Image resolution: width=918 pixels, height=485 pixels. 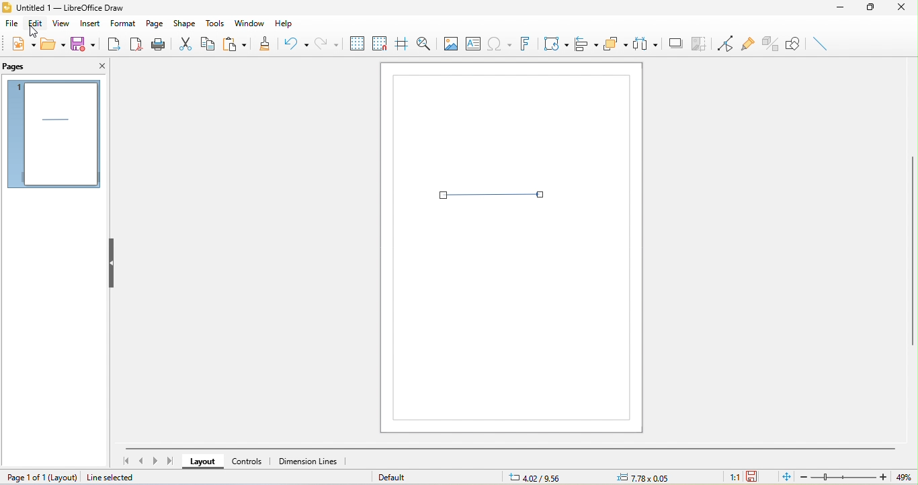 I want to click on transformation, so click(x=554, y=44).